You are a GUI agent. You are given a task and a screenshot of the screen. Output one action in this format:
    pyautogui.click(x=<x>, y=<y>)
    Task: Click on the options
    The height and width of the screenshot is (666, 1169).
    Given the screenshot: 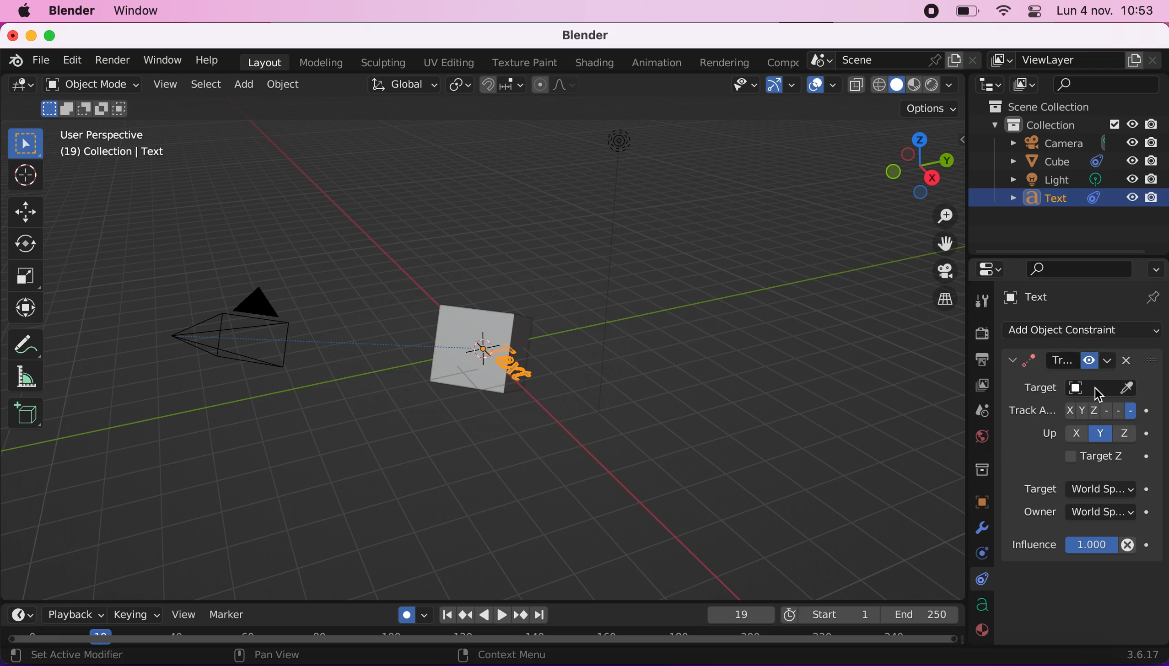 What is the action you would take?
    pyautogui.click(x=928, y=107)
    